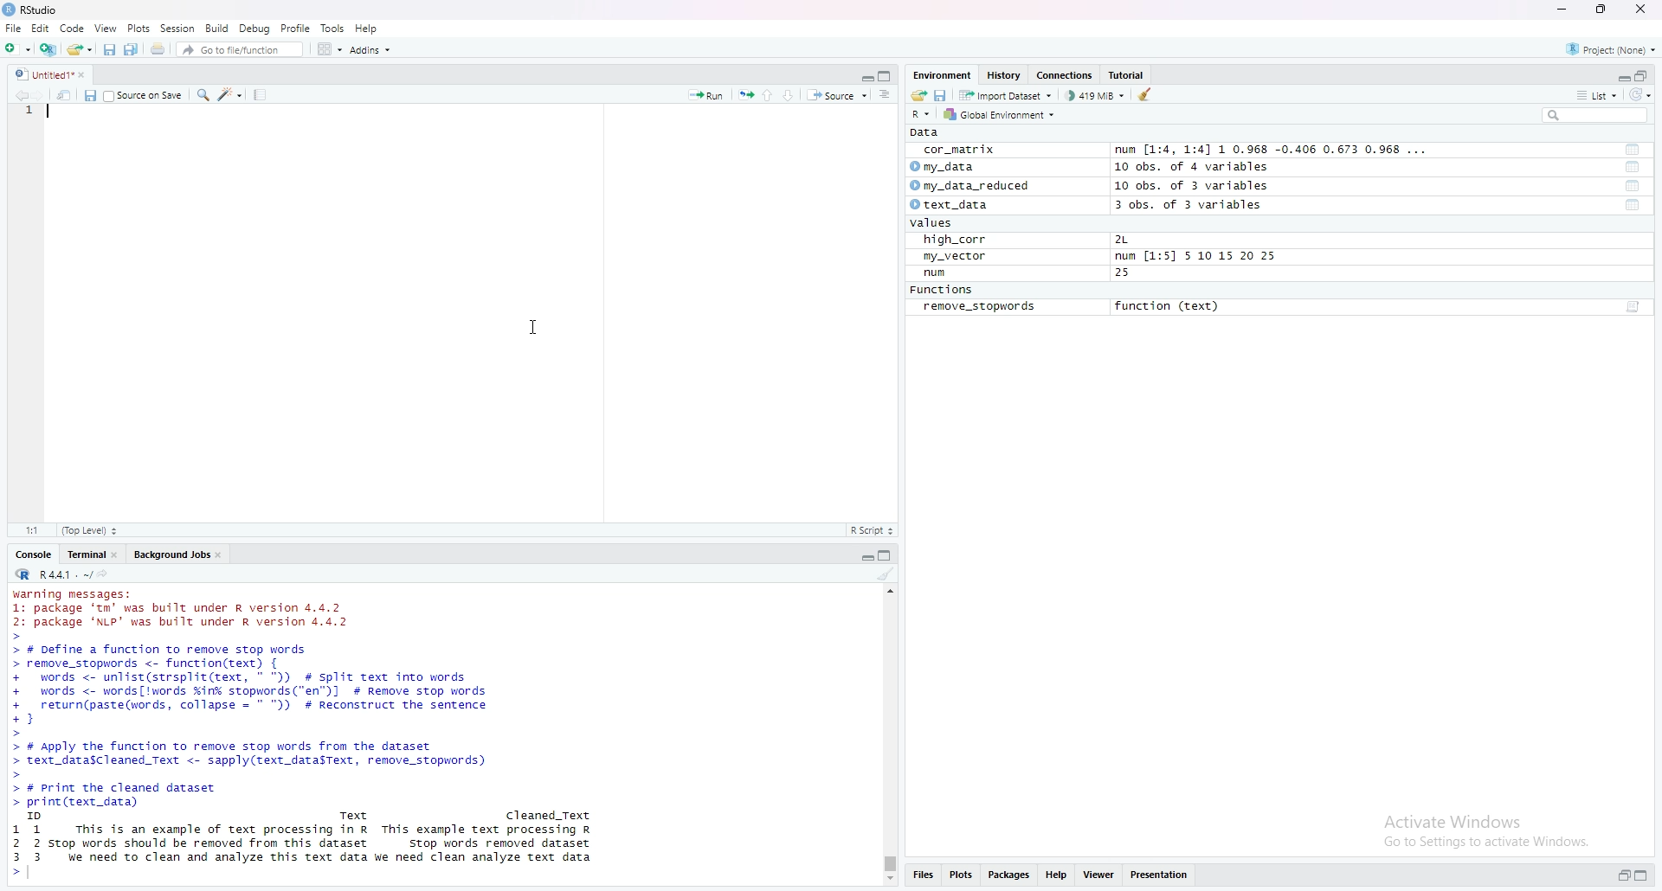  I want to click on remove_stopwords function (text), so click(1070, 307).